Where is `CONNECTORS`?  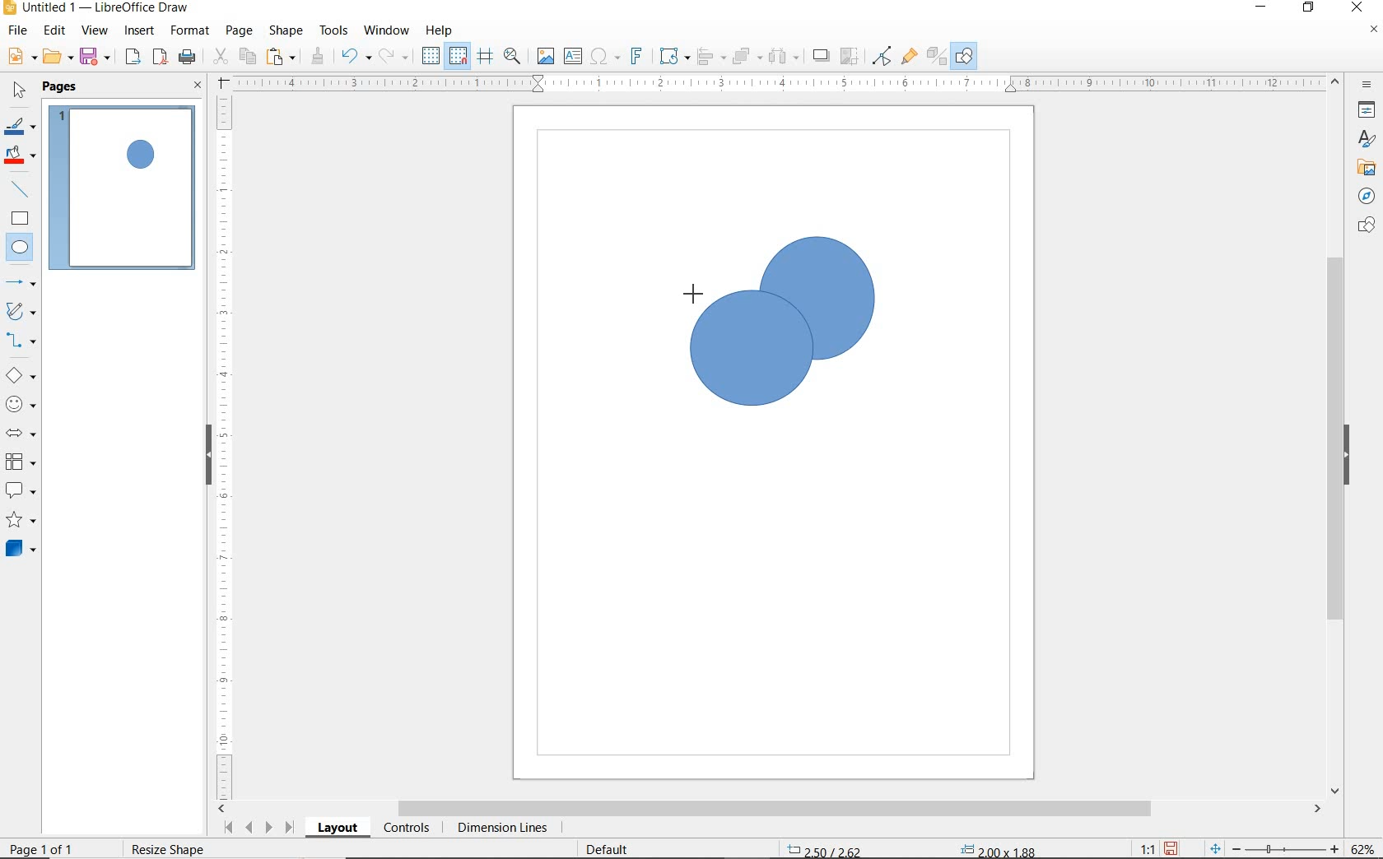
CONNECTORS is located at coordinates (21, 341).